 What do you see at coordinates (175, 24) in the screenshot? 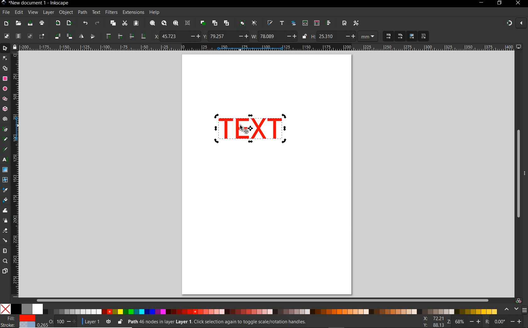
I see `ZOOM PAGE` at bounding box center [175, 24].